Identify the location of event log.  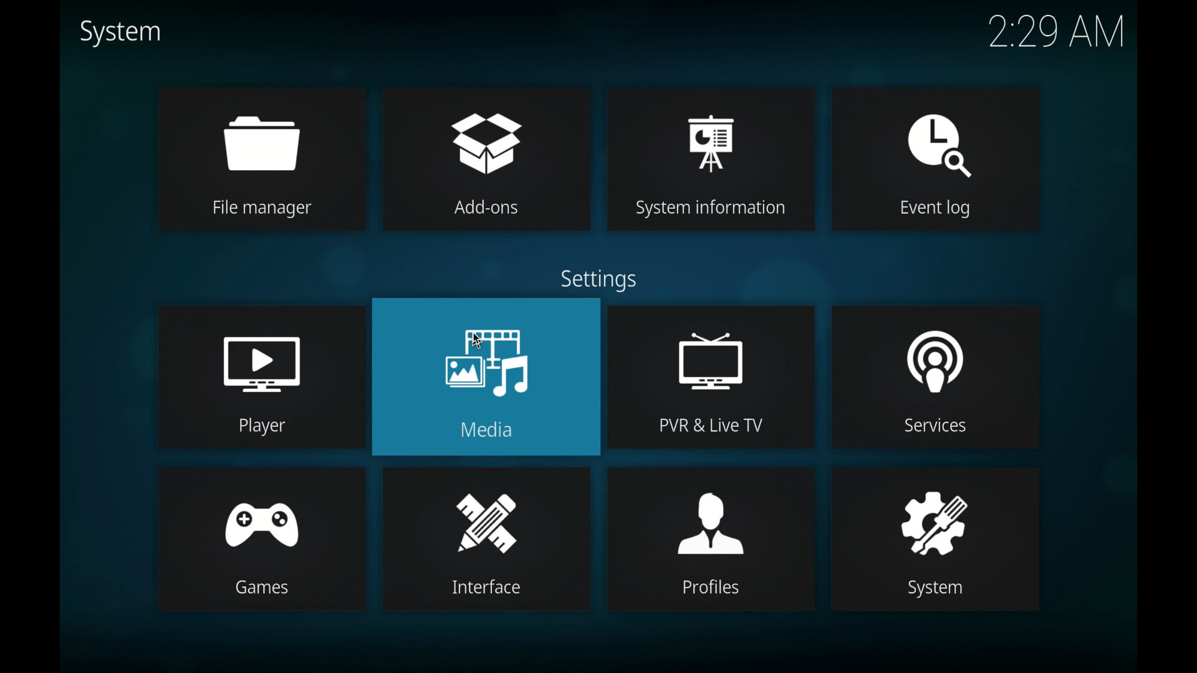
(935, 131).